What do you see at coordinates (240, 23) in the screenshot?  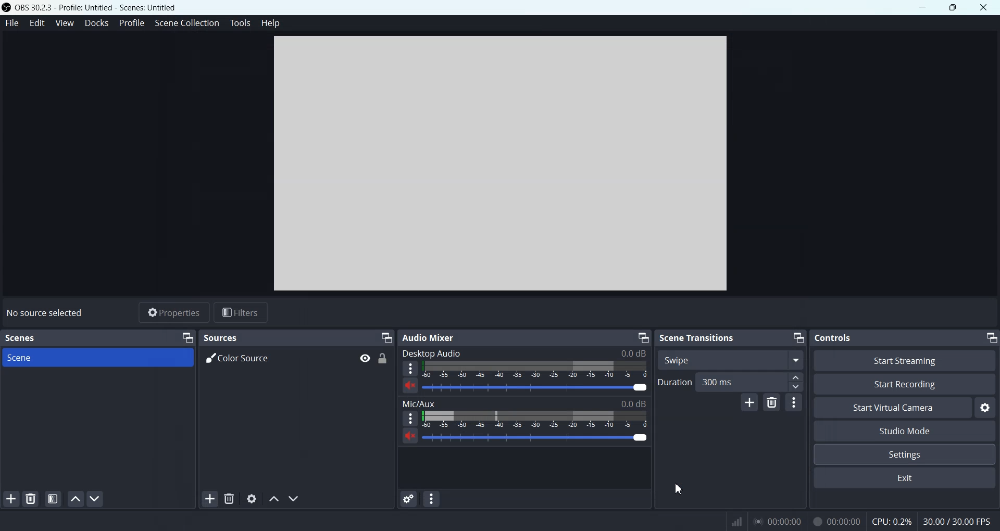 I see `Tools` at bounding box center [240, 23].